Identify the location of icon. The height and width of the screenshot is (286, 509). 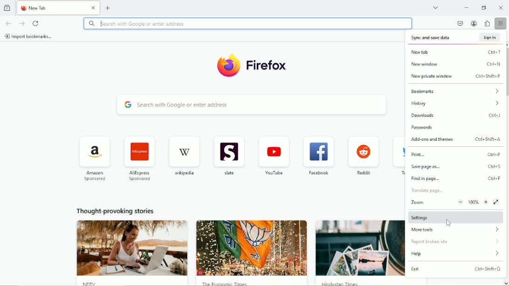
(274, 150).